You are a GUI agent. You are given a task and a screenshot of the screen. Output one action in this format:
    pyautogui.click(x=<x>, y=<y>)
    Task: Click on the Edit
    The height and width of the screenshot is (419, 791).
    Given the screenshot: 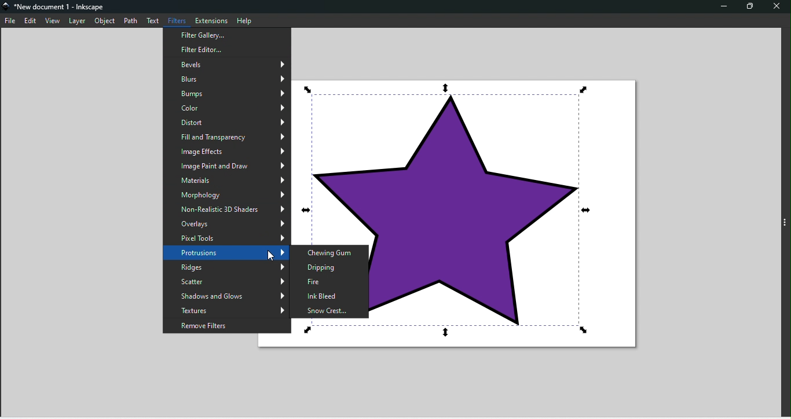 What is the action you would take?
    pyautogui.click(x=31, y=21)
    